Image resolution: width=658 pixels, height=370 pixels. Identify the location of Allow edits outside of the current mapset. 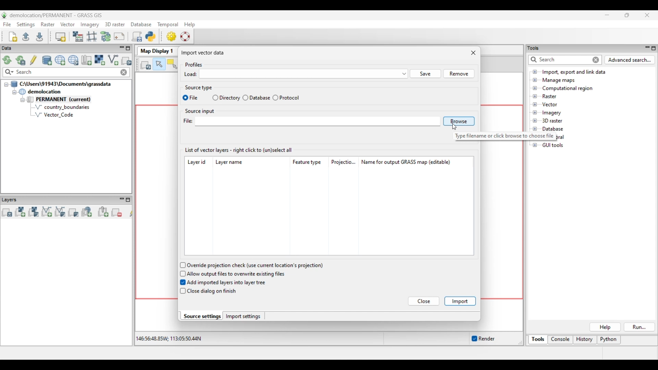
(34, 60).